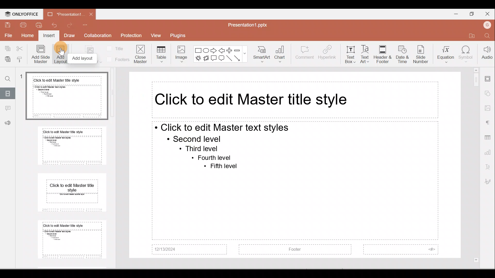 Image resolution: width=495 pixels, height=278 pixels. Describe the element at coordinates (245, 53) in the screenshot. I see `show more` at that location.